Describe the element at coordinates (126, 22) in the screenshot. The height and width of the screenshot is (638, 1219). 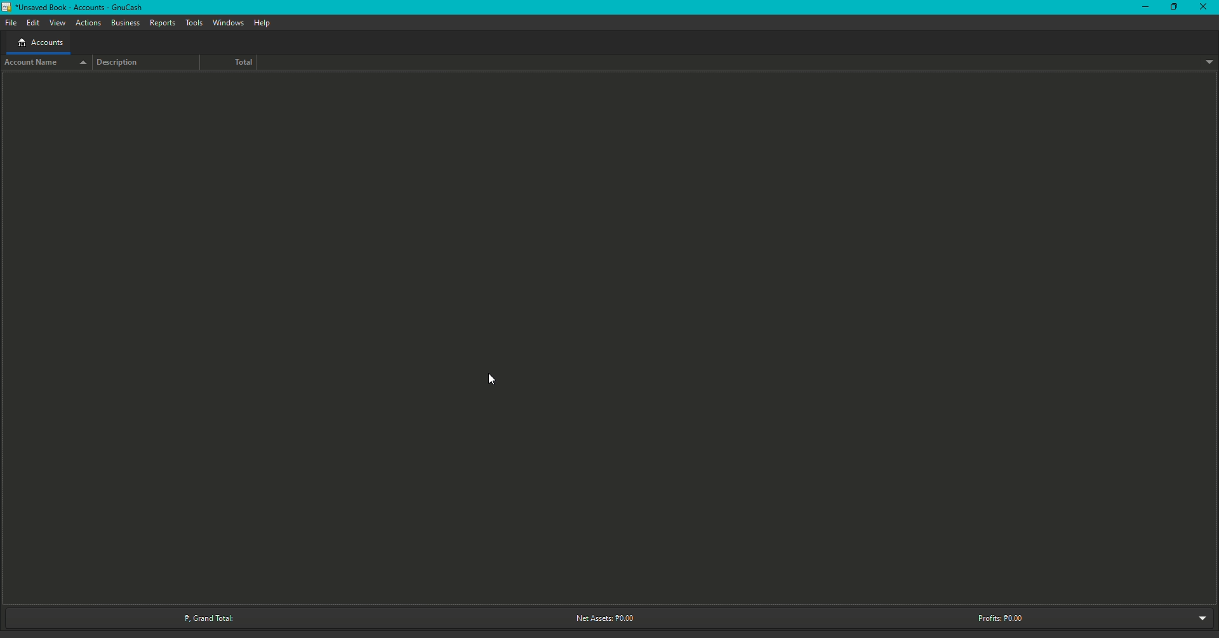
I see `Business` at that location.